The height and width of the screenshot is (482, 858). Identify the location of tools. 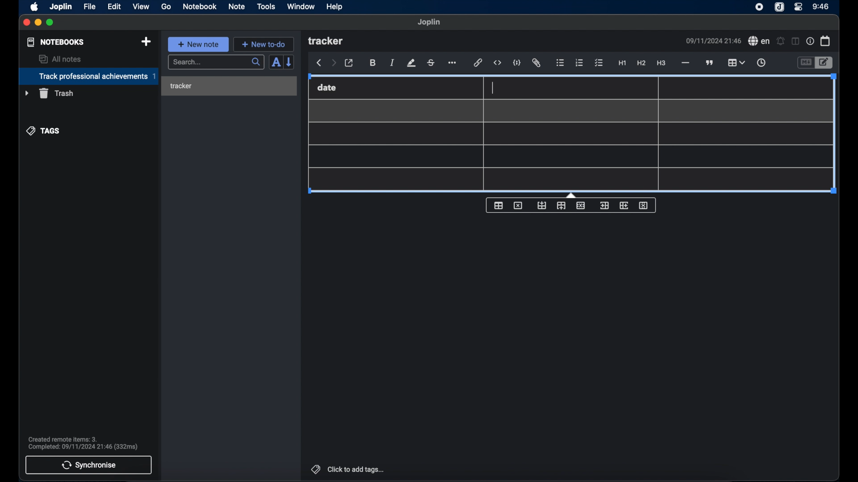
(266, 7).